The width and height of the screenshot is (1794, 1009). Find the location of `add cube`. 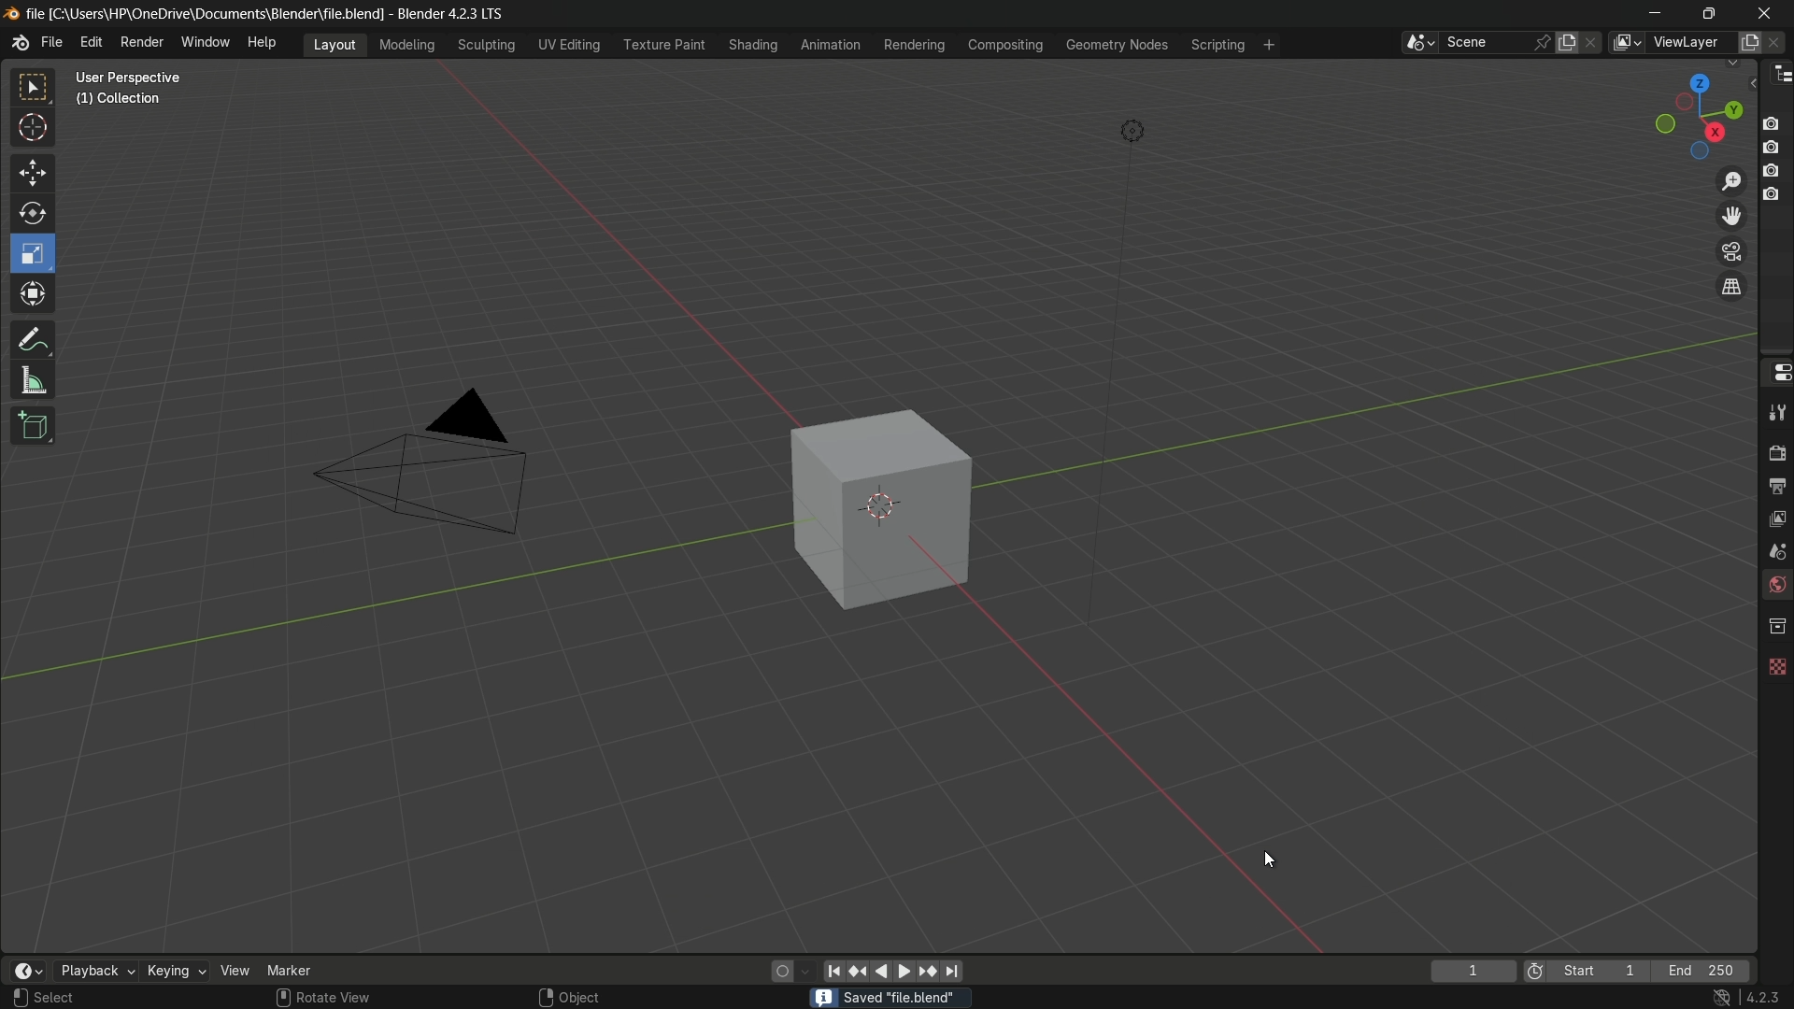

add cube is located at coordinates (30, 427).